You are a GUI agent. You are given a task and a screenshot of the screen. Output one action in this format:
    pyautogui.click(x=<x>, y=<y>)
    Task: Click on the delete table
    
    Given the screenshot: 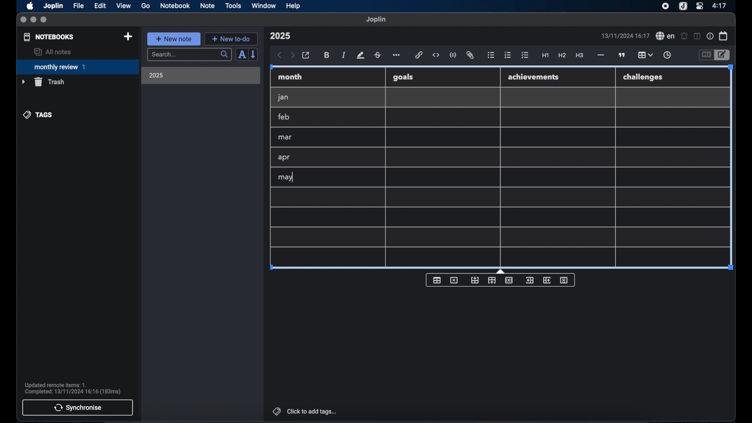 What is the action you would take?
    pyautogui.click(x=454, y=280)
    